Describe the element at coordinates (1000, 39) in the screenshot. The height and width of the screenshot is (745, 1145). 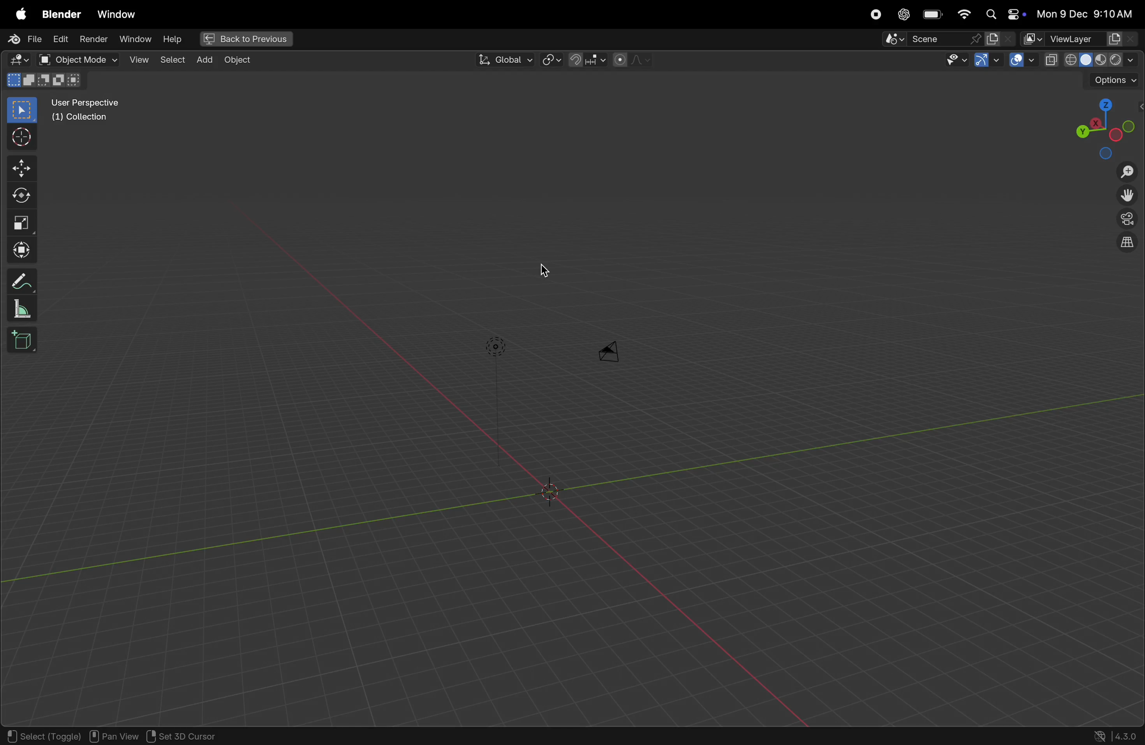
I see `new scene` at that location.